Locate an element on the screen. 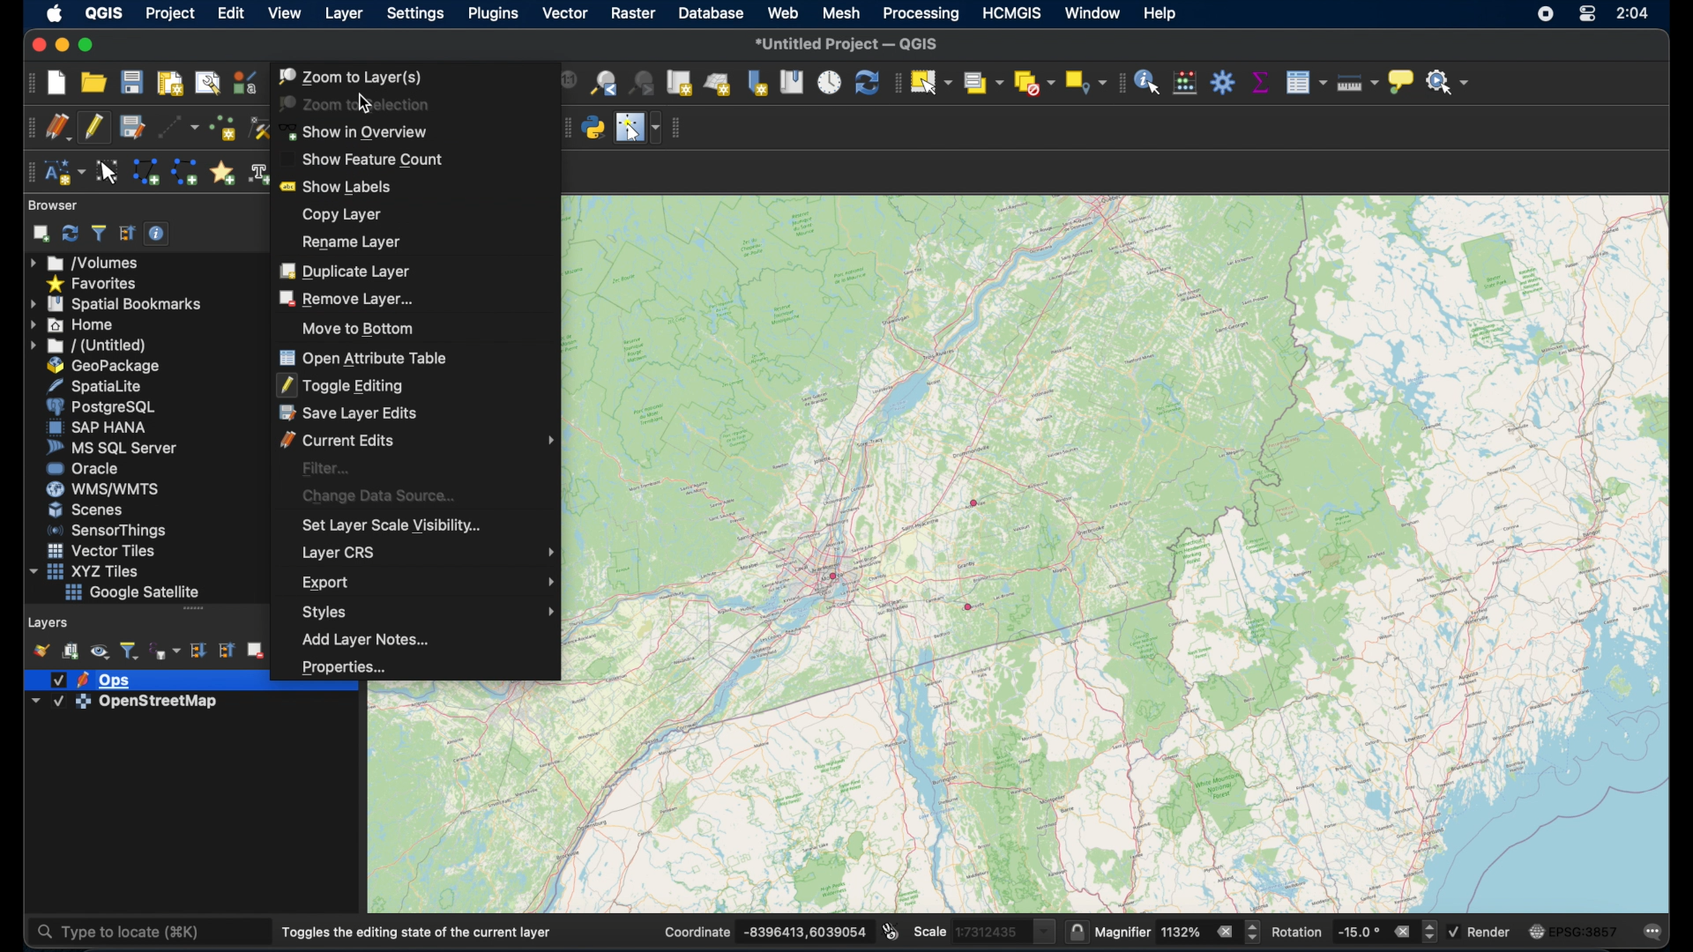  zoom last is located at coordinates (604, 83).